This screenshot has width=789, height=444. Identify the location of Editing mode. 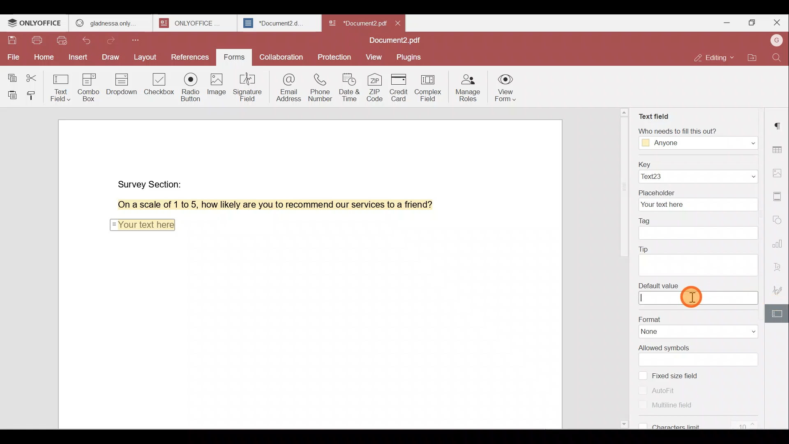
(715, 58).